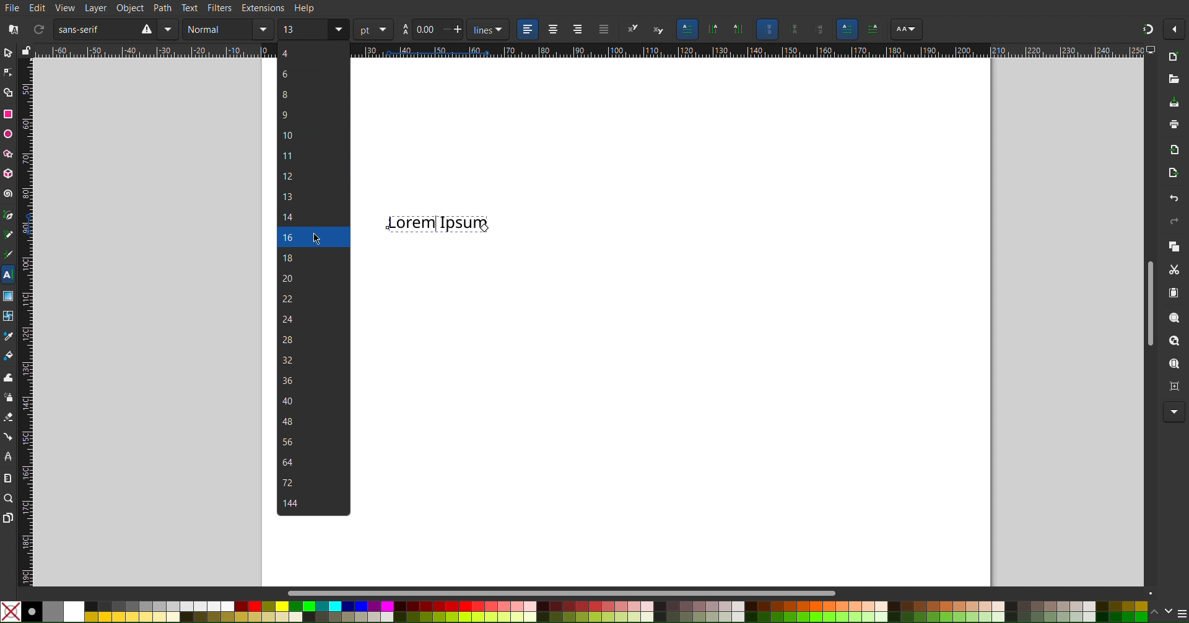  Describe the element at coordinates (1174, 103) in the screenshot. I see `Save` at that location.